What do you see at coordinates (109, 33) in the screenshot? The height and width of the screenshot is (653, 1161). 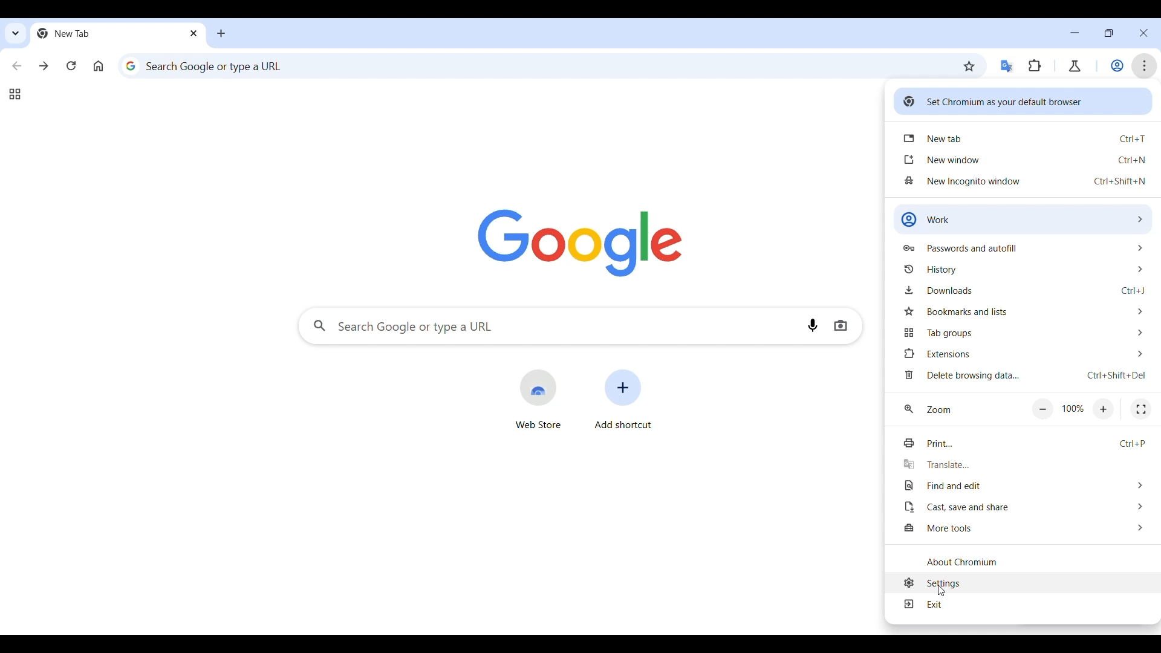 I see `Current open tab` at bounding box center [109, 33].